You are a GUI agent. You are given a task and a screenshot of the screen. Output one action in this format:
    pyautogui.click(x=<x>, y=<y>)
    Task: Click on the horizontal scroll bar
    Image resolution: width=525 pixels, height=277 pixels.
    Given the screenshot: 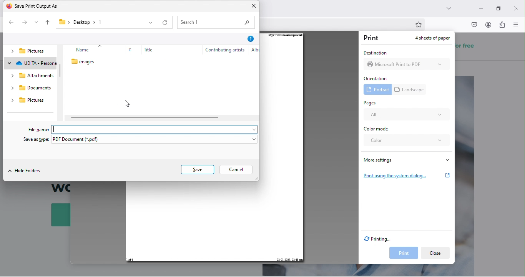 What is the action you would take?
    pyautogui.click(x=145, y=118)
    